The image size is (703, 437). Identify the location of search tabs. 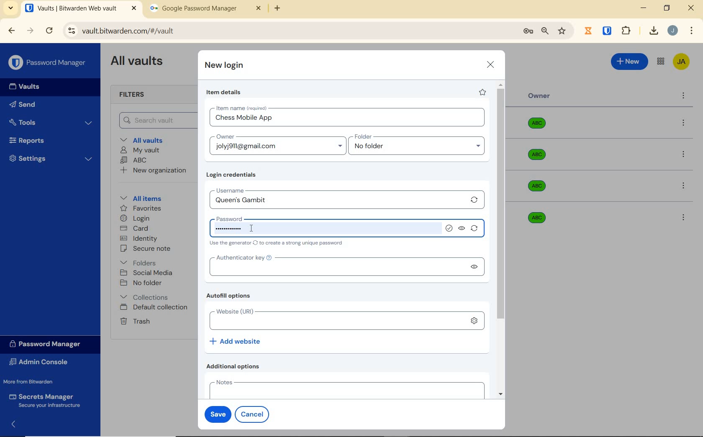
(10, 9).